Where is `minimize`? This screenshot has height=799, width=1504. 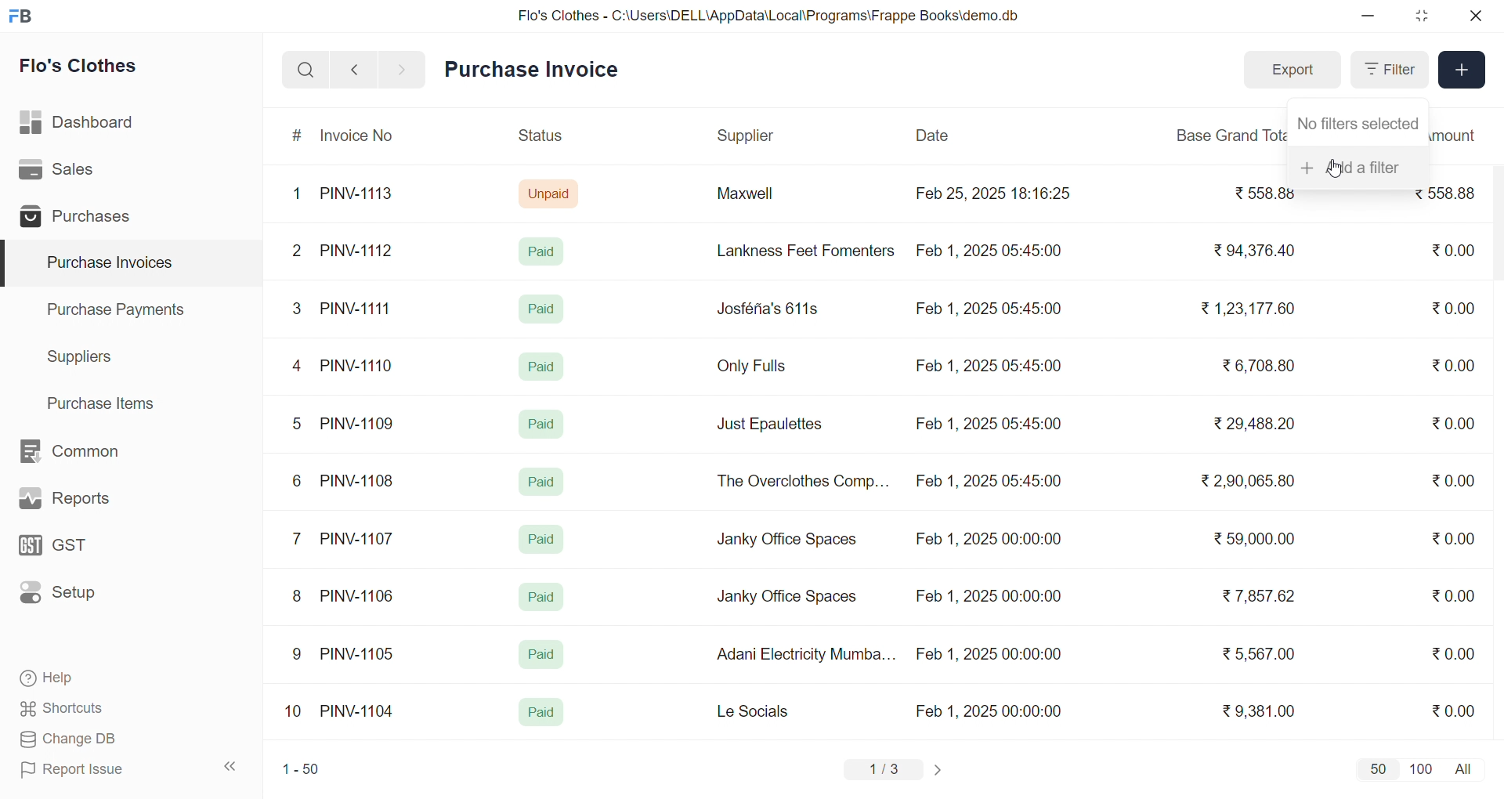 minimize is located at coordinates (1369, 16).